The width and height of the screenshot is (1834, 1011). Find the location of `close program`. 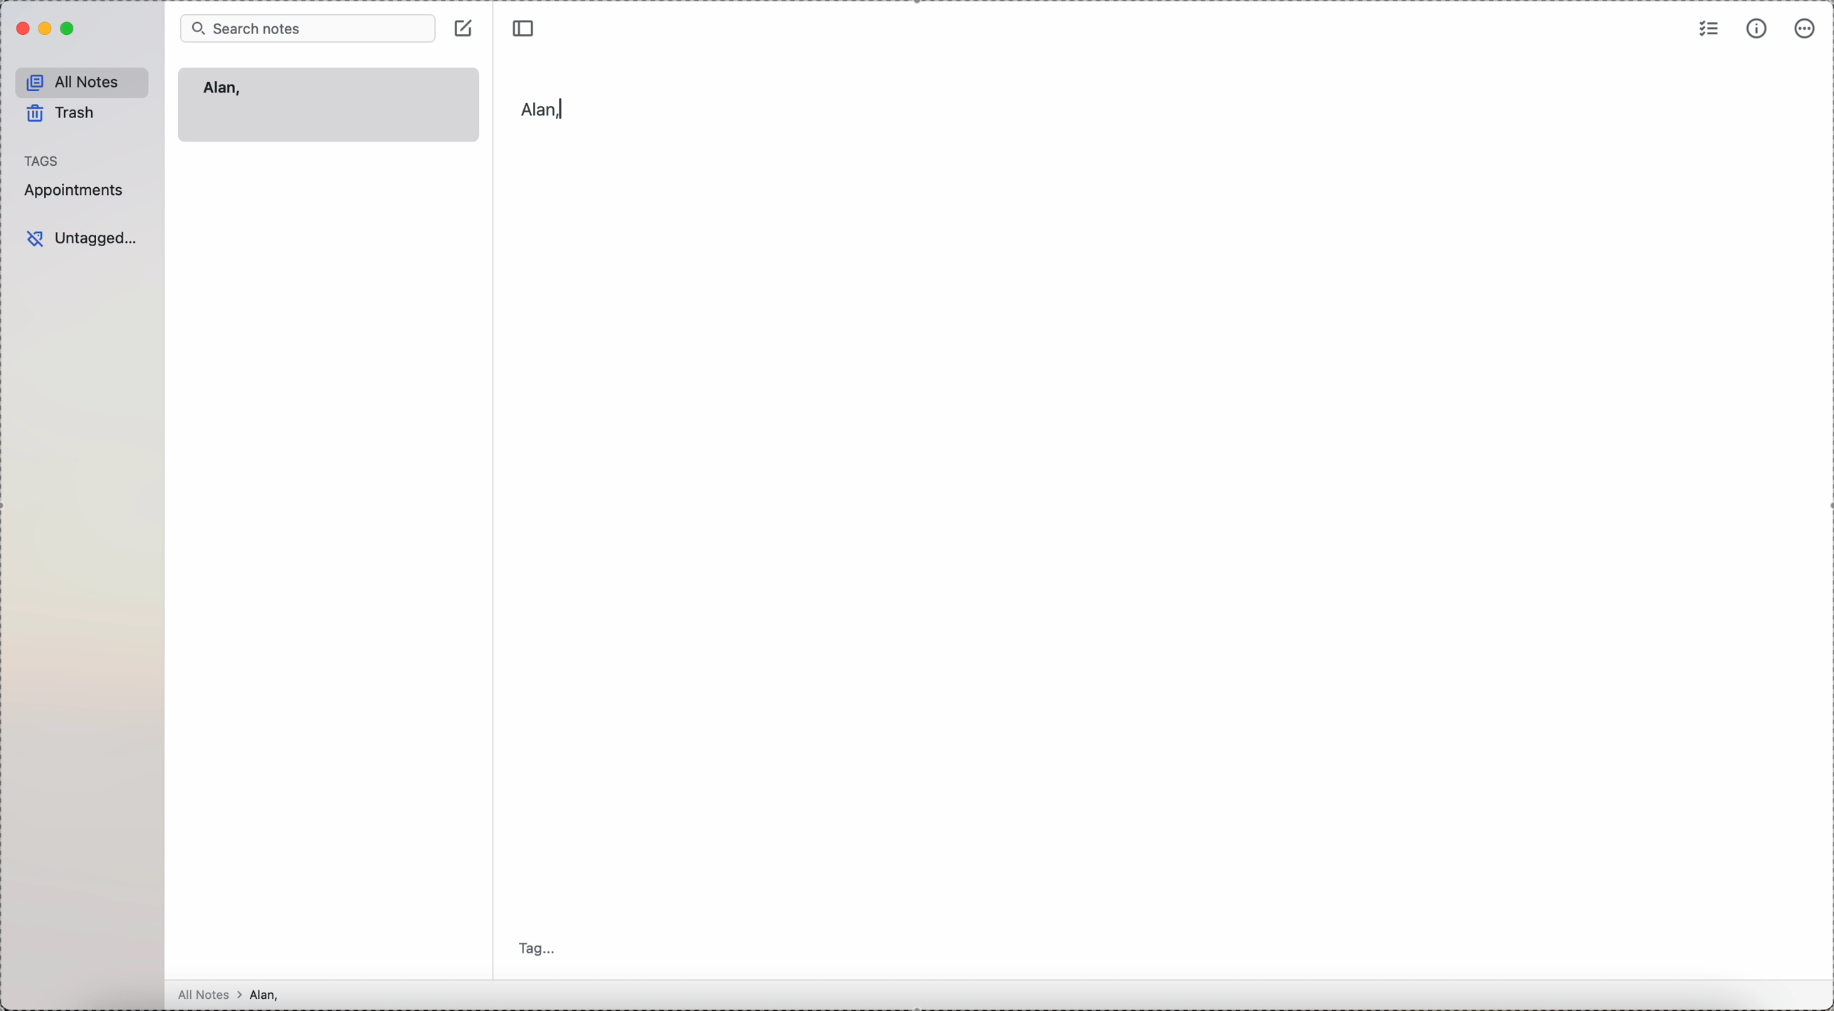

close program is located at coordinates (21, 29).